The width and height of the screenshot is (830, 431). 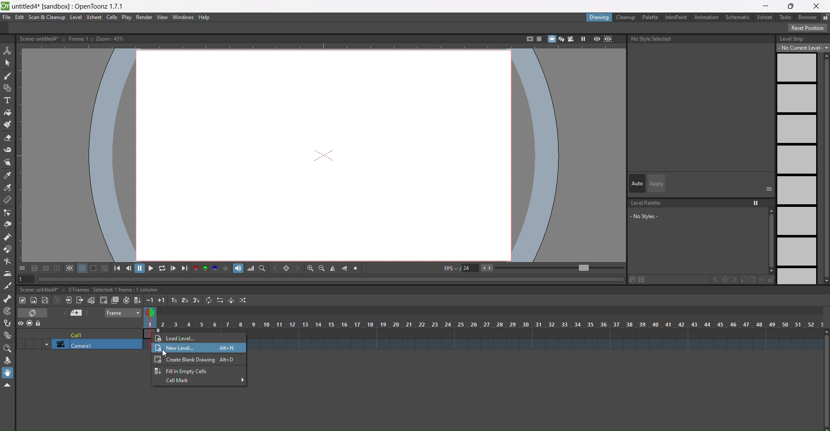 I want to click on RGB channel, so click(x=205, y=268).